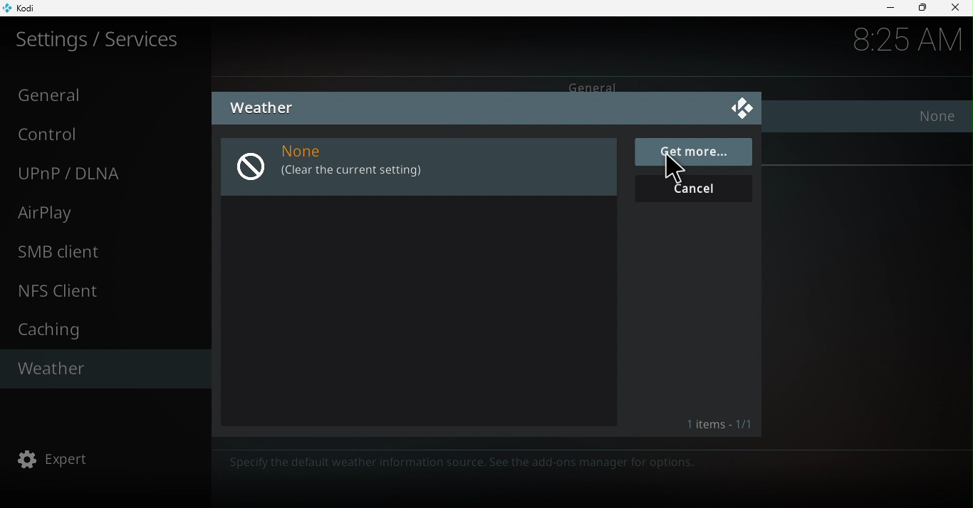 This screenshot has width=973, height=508. What do you see at coordinates (673, 167) in the screenshot?
I see `cursor` at bounding box center [673, 167].